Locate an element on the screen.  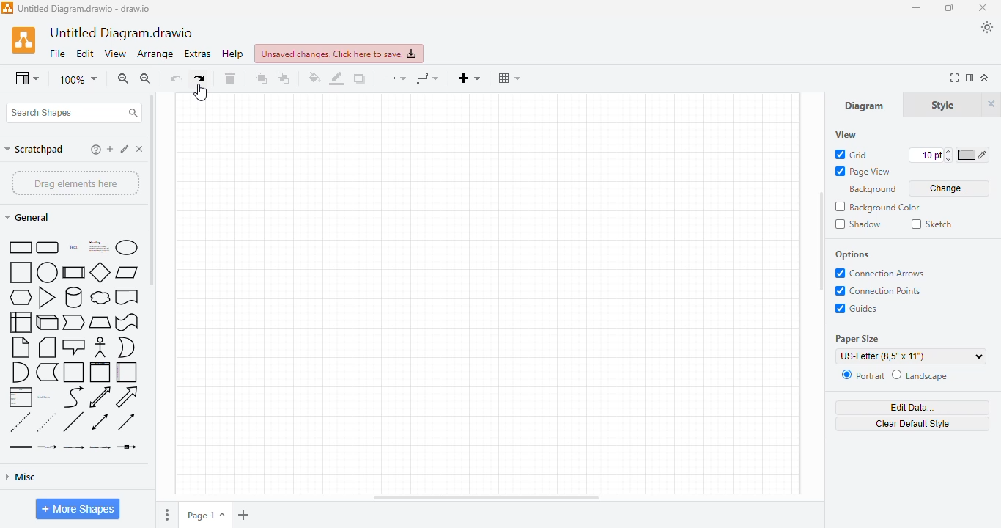
step is located at coordinates (74, 322).